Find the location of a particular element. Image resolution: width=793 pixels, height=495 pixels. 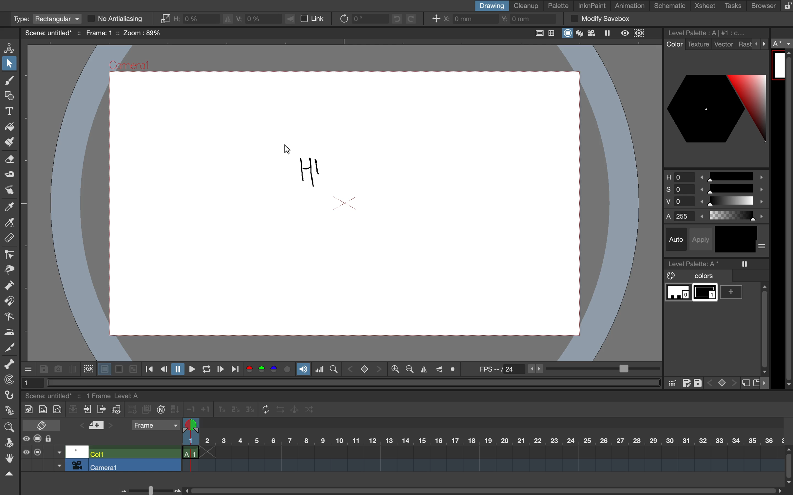

flip horizontally is located at coordinates (422, 369).